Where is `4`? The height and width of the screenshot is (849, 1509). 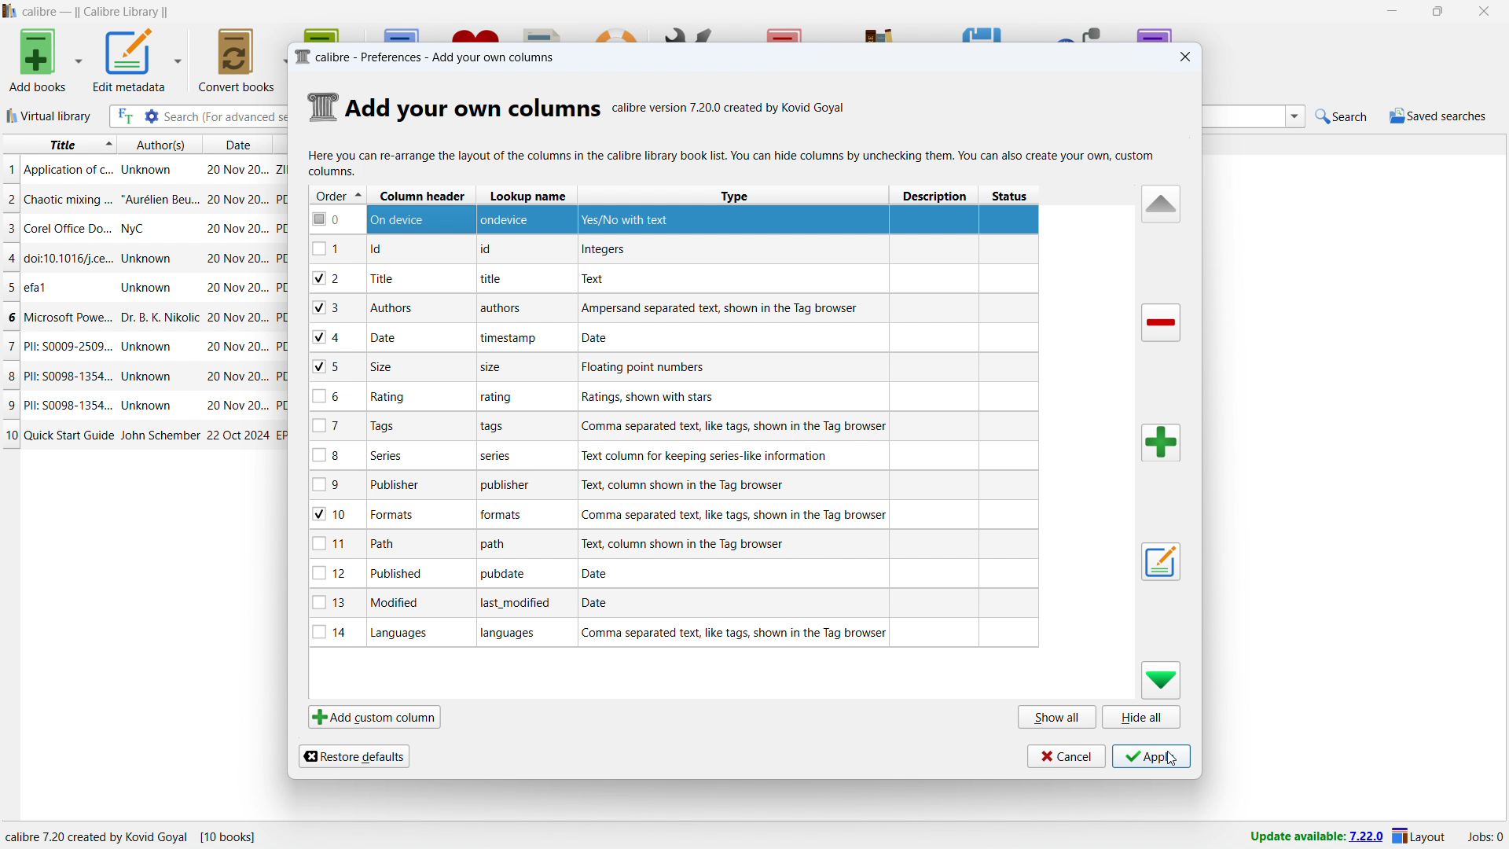
4 is located at coordinates (10, 257).